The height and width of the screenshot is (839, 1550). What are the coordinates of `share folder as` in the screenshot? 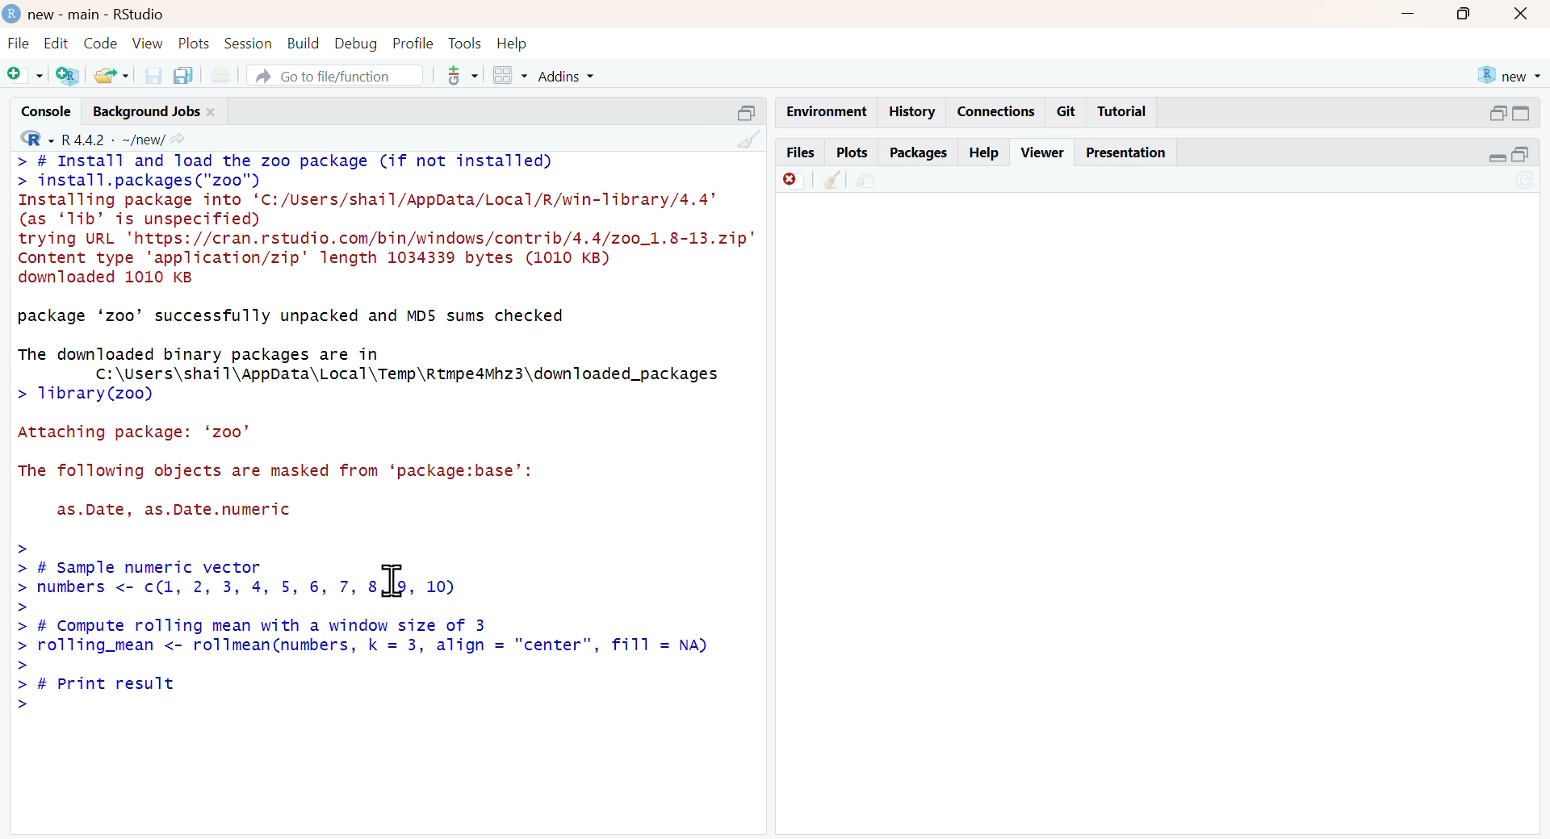 It's located at (113, 75).